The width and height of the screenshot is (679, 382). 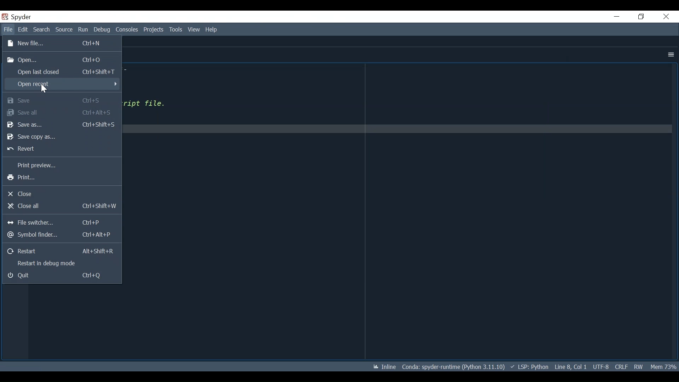 I want to click on Save As, so click(x=62, y=125).